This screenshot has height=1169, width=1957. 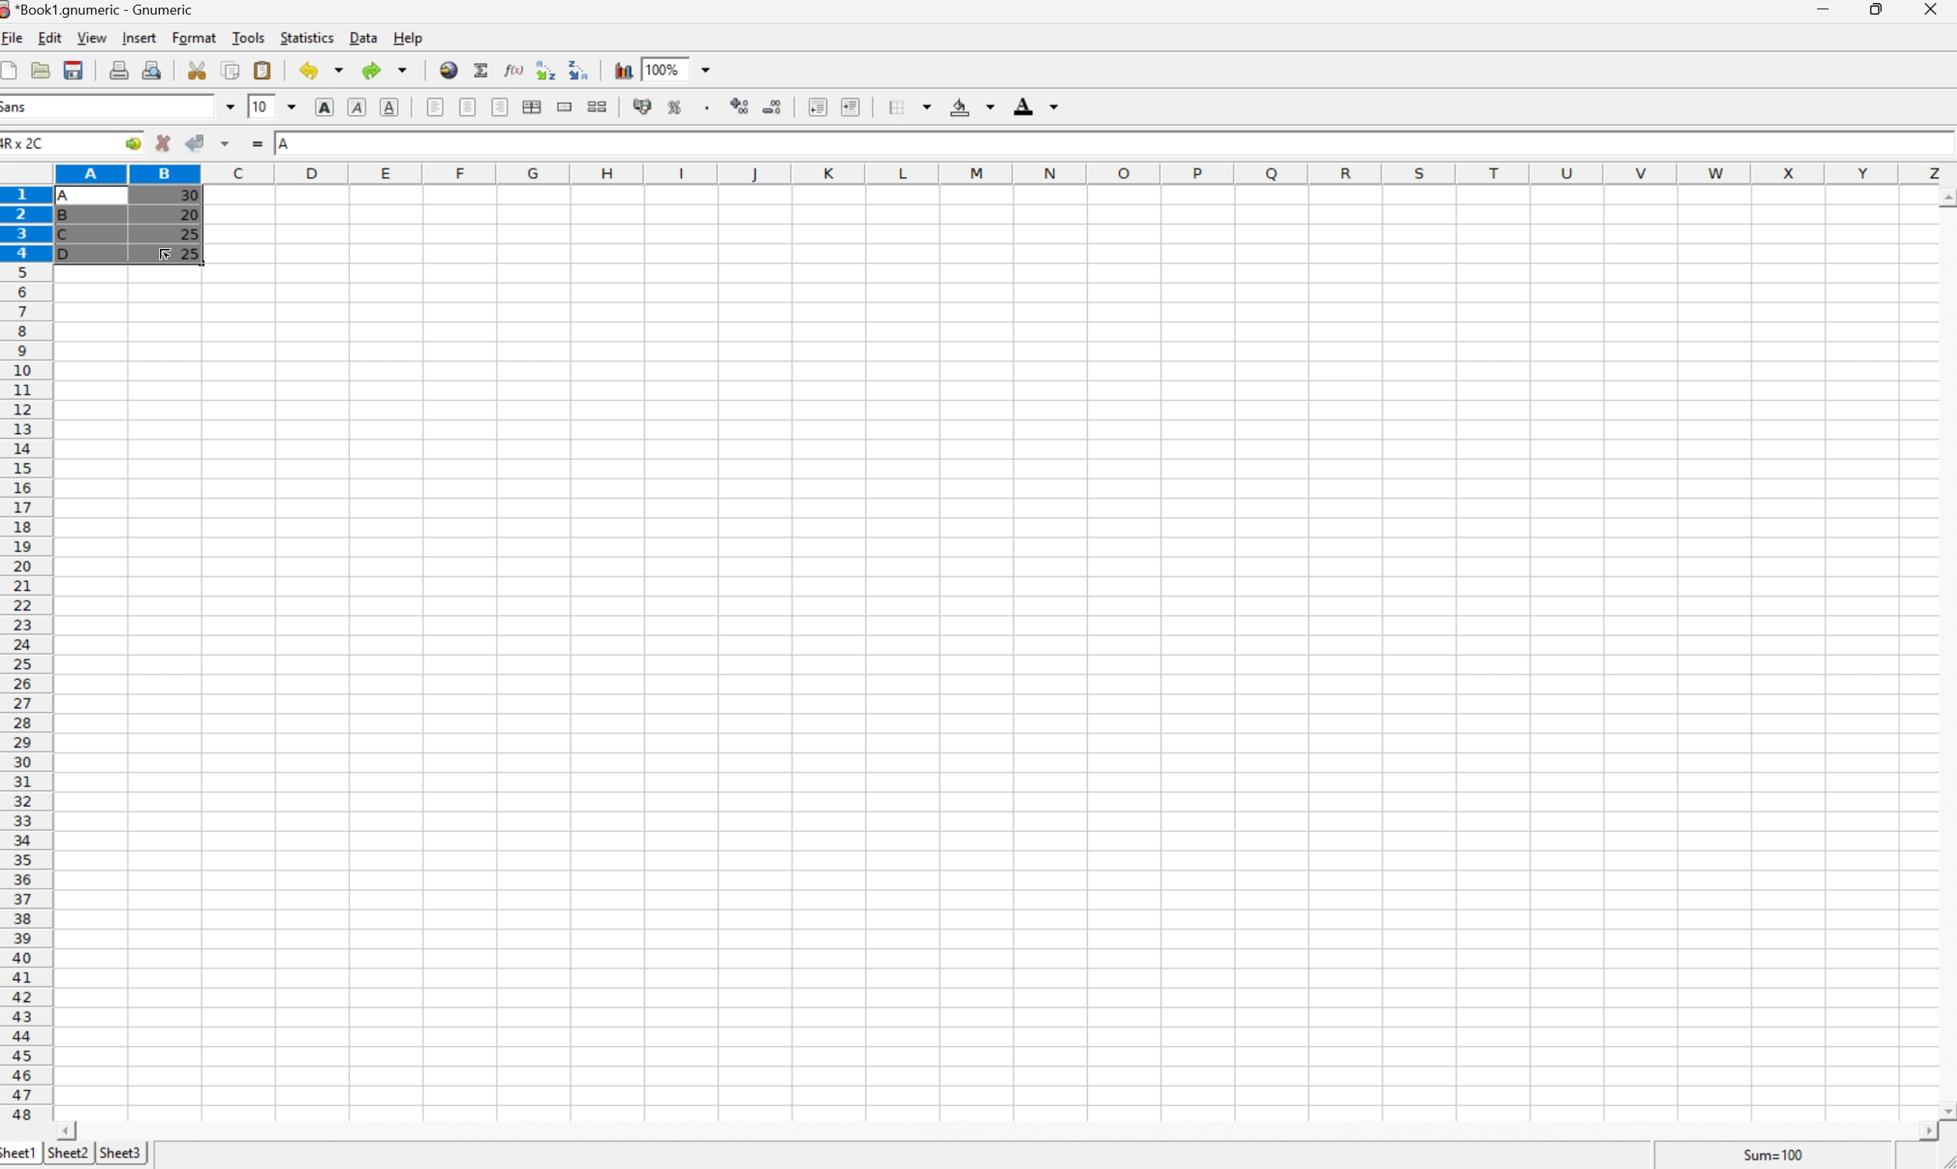 I want to click on Sort the selected region in descending order based on the first column selected, so click(x=578, y=69).